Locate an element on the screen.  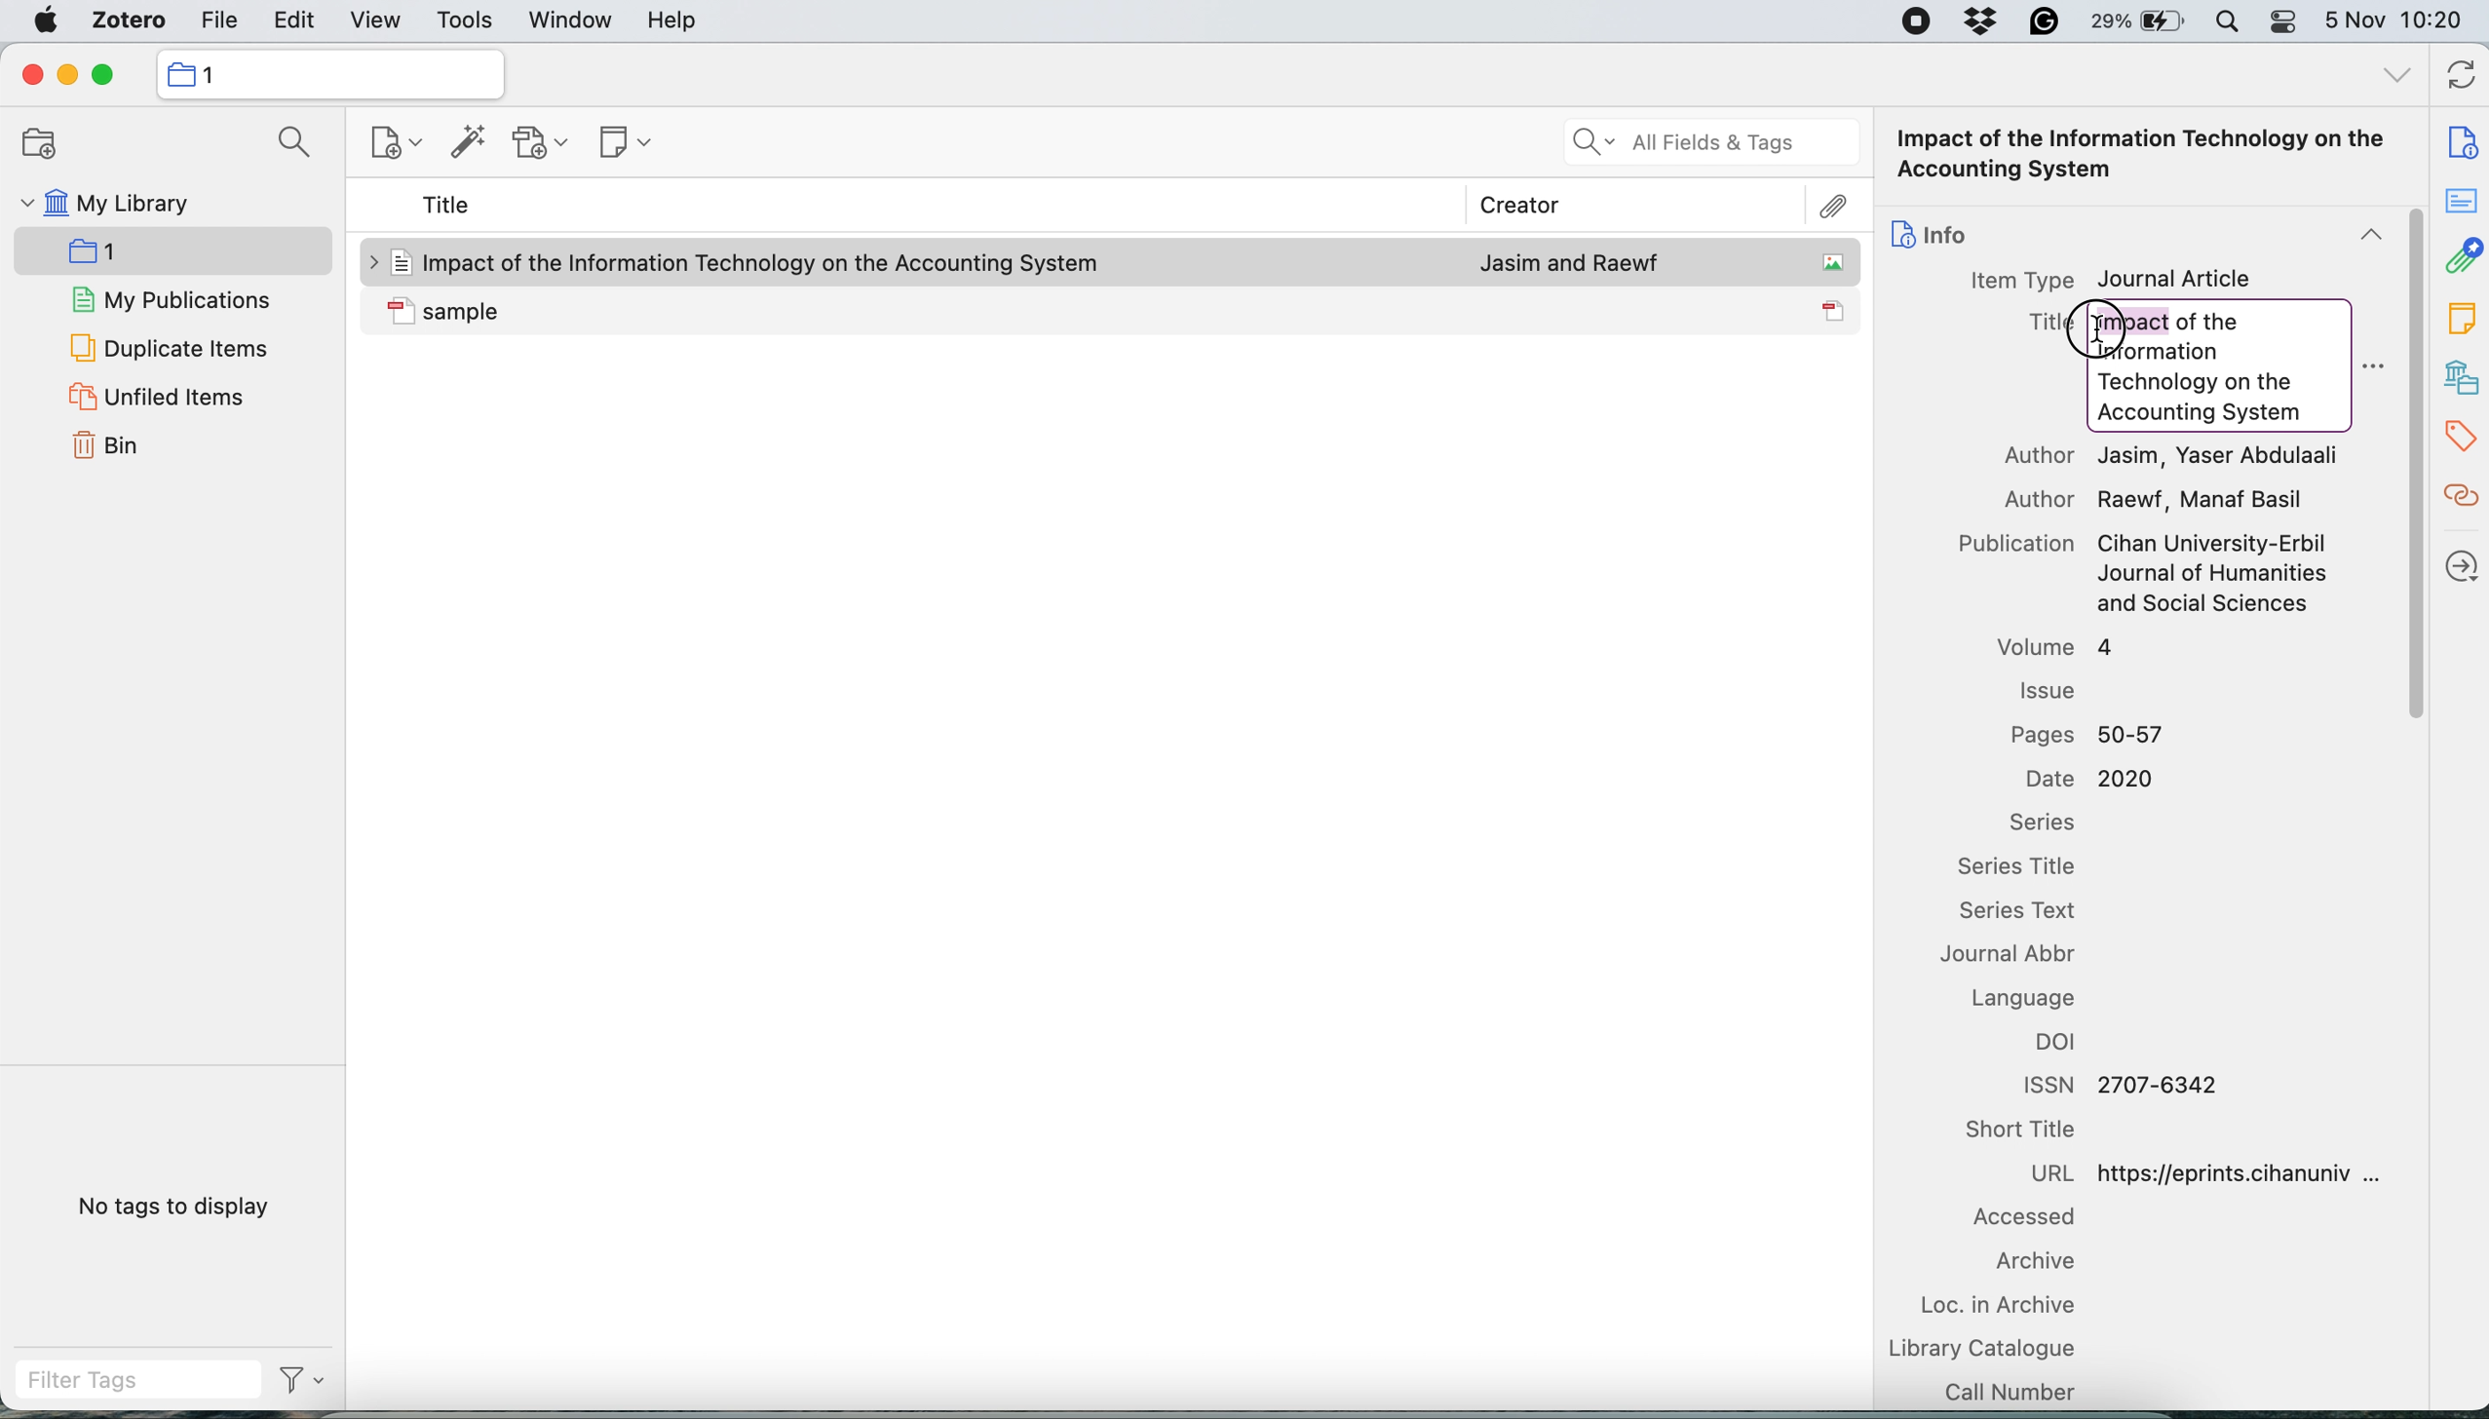
new collection is located at coordinates (169, 250).